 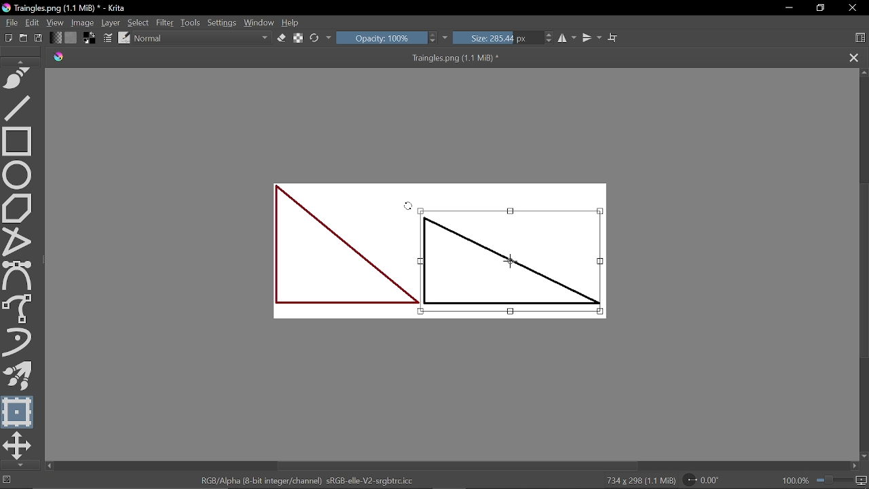 What do you see at coordinates (55, 38) in the screenshot?
I see `Gradient fill` at bounding box center [55, 38].